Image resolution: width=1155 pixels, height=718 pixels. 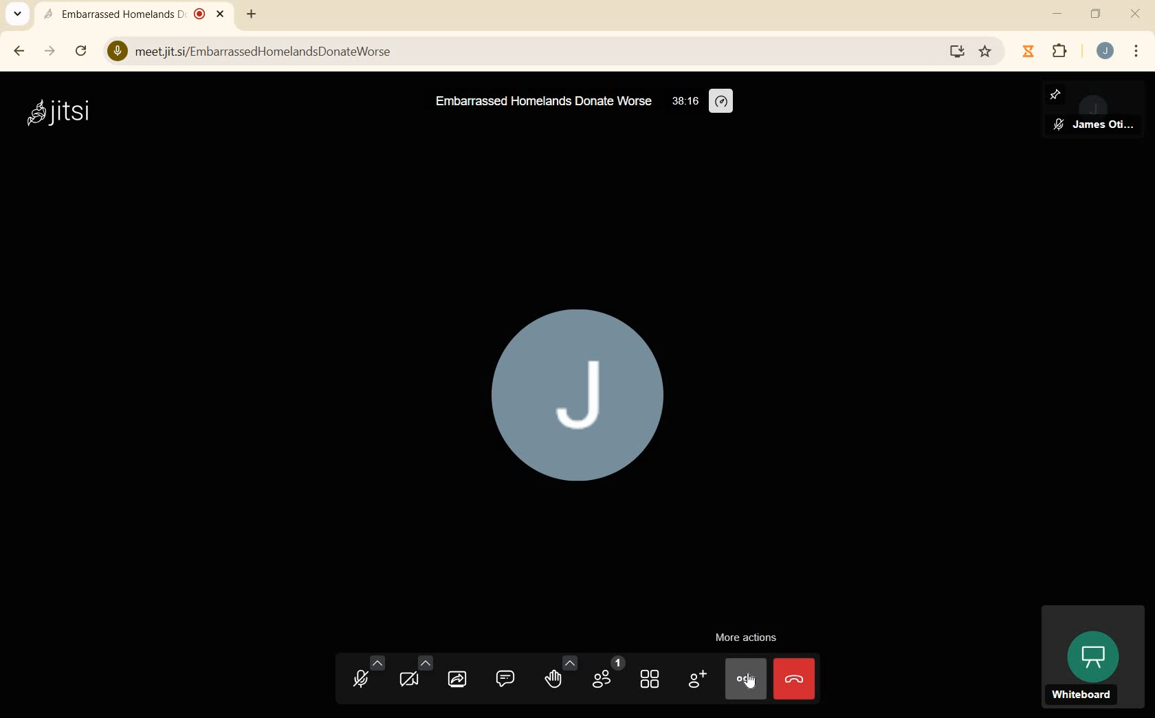 What do you see at coordinates (521, 52) in the screenshot?
I see `address bar` at bounding box center [521, 52].